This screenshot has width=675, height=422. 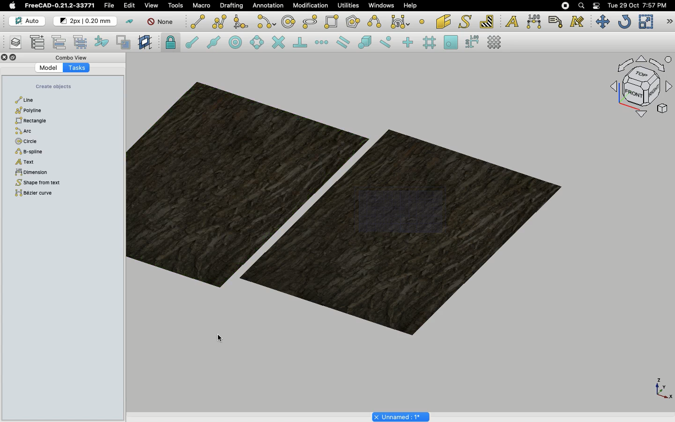 What do you see at coordinates (49, 68) in the screenshot?
I see `Model` at bounding box center [49, 68].